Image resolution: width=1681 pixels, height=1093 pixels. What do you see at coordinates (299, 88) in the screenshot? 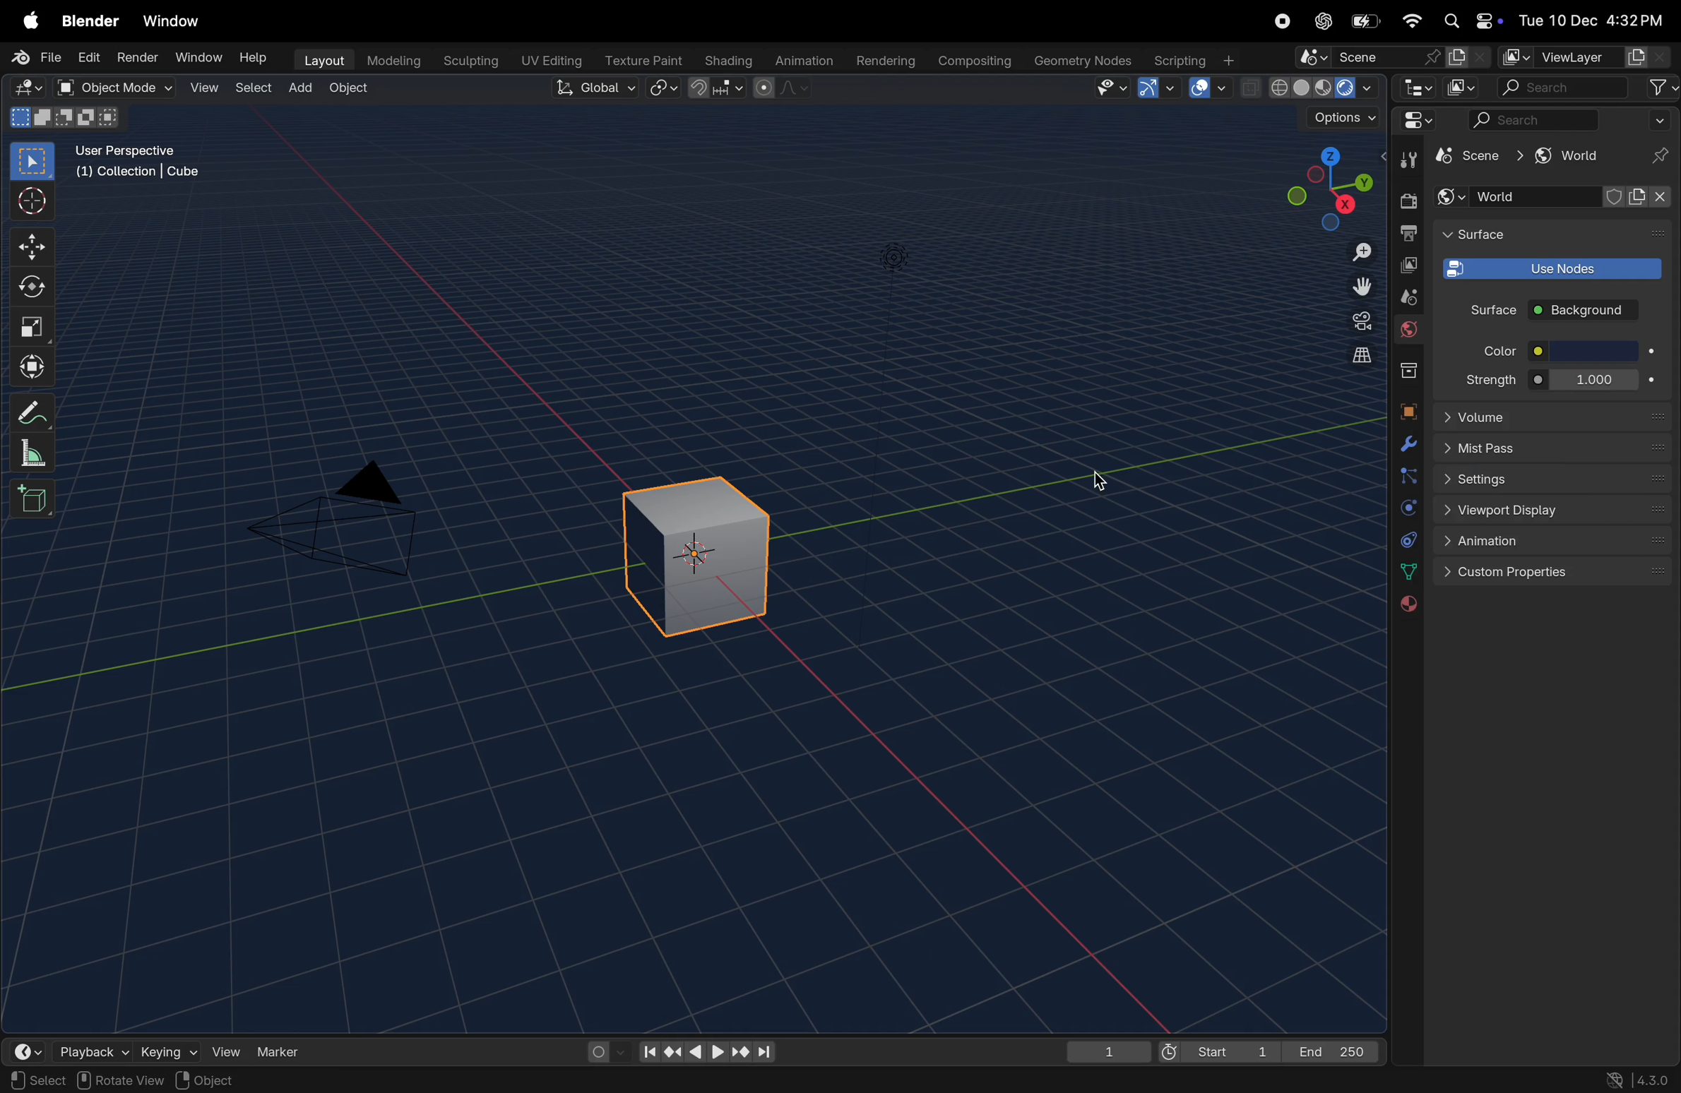
I see `` at bounding box center [299, 88].